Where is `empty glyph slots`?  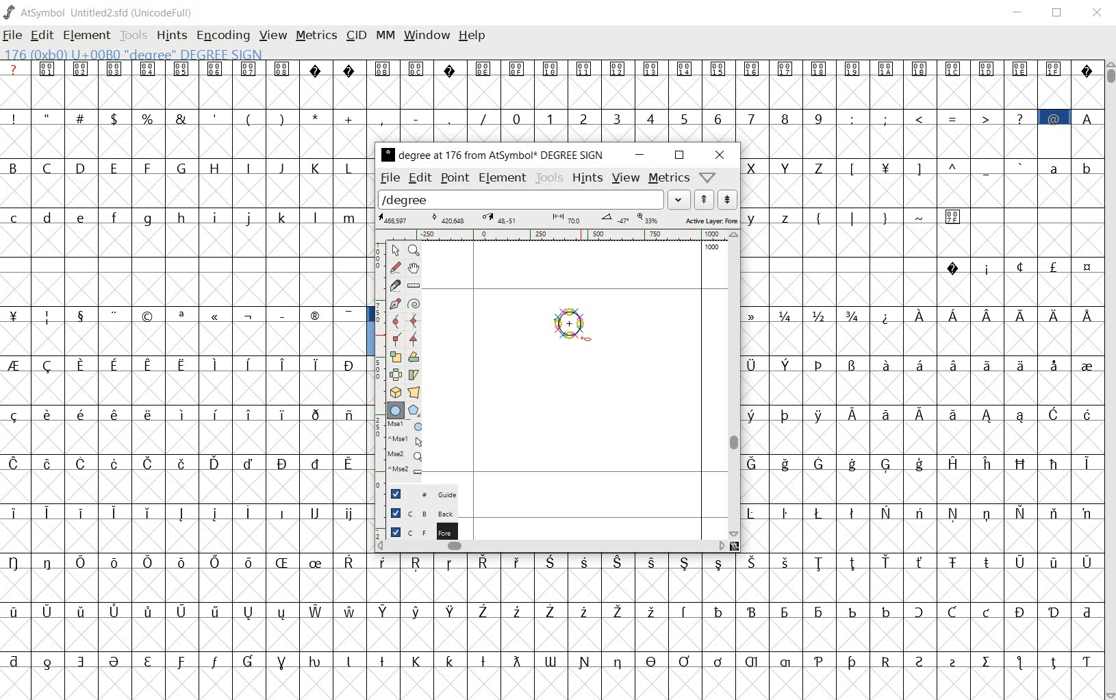 empty glyph slots is located at coordinates (185, 144).